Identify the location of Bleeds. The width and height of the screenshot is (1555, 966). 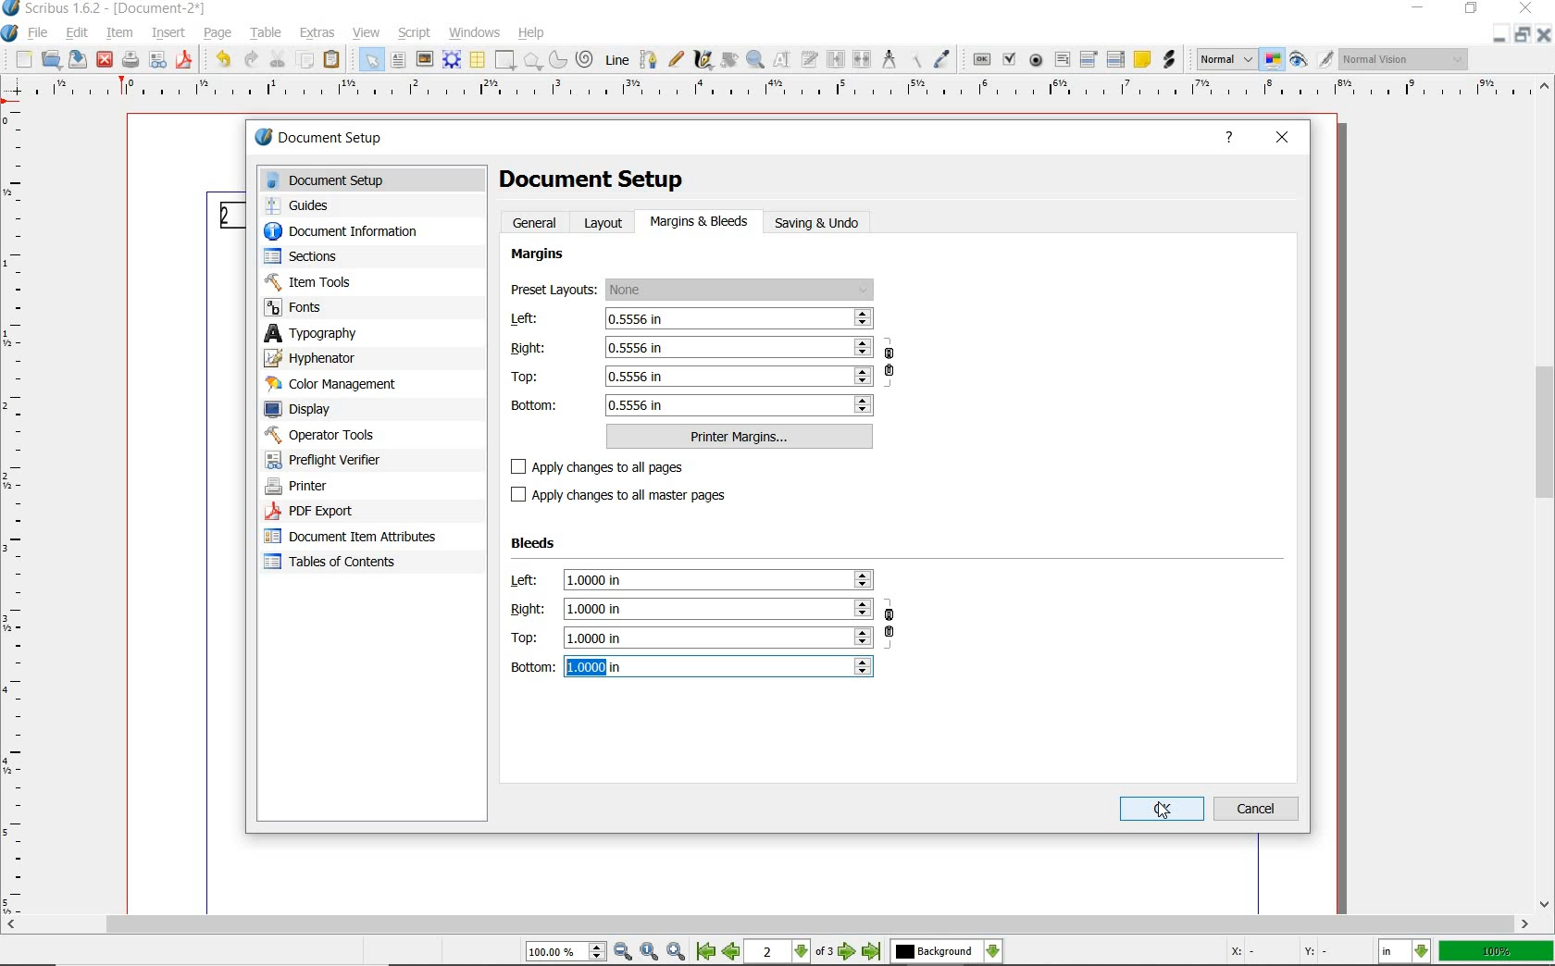
(537, 544).